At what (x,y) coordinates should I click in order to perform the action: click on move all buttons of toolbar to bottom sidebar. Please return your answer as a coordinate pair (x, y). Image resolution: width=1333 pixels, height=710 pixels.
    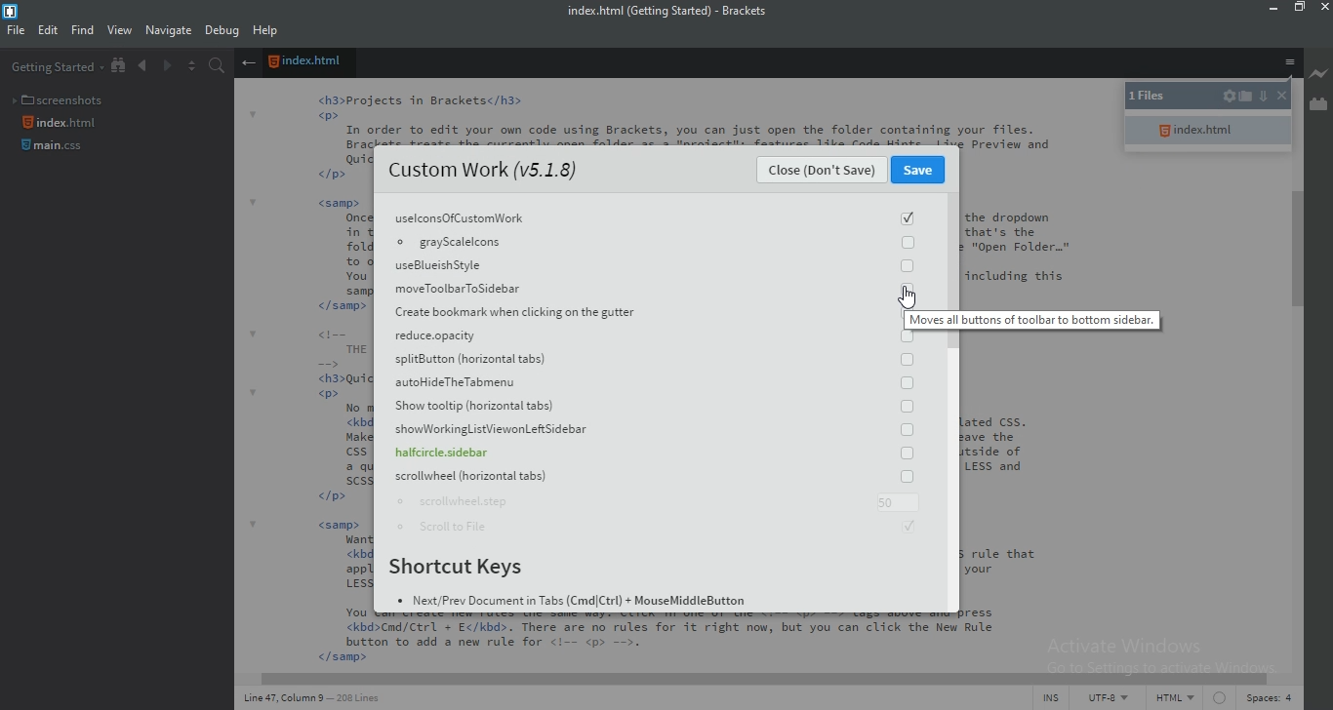
    Looking at the image, I should click on (1033, 320).